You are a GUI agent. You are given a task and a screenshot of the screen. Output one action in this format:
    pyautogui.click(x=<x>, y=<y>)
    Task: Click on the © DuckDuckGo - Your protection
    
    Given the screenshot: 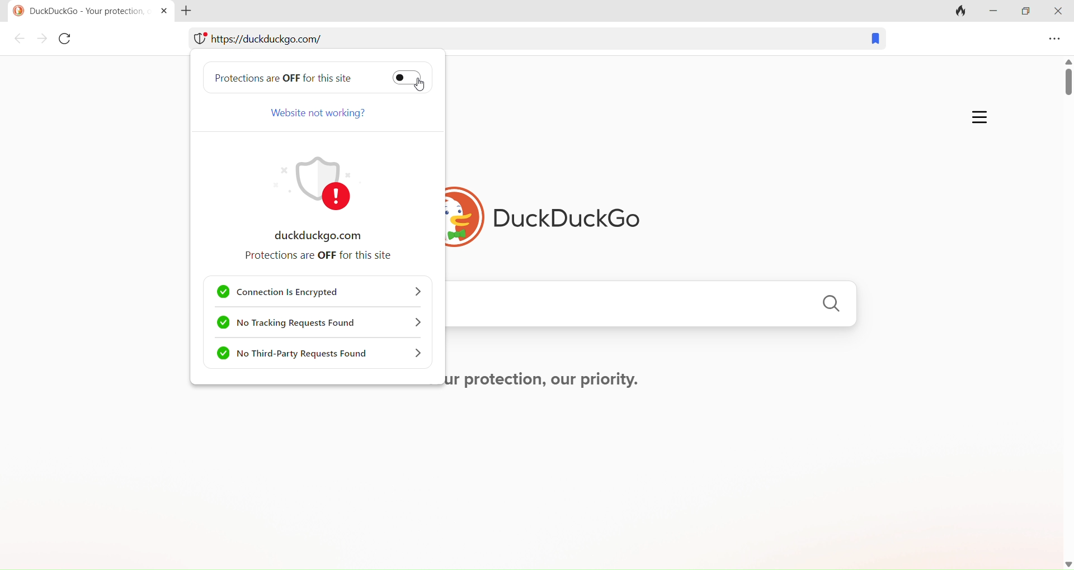 What is the action you would take?
    pyautogui.click(x=77, y=11)
    